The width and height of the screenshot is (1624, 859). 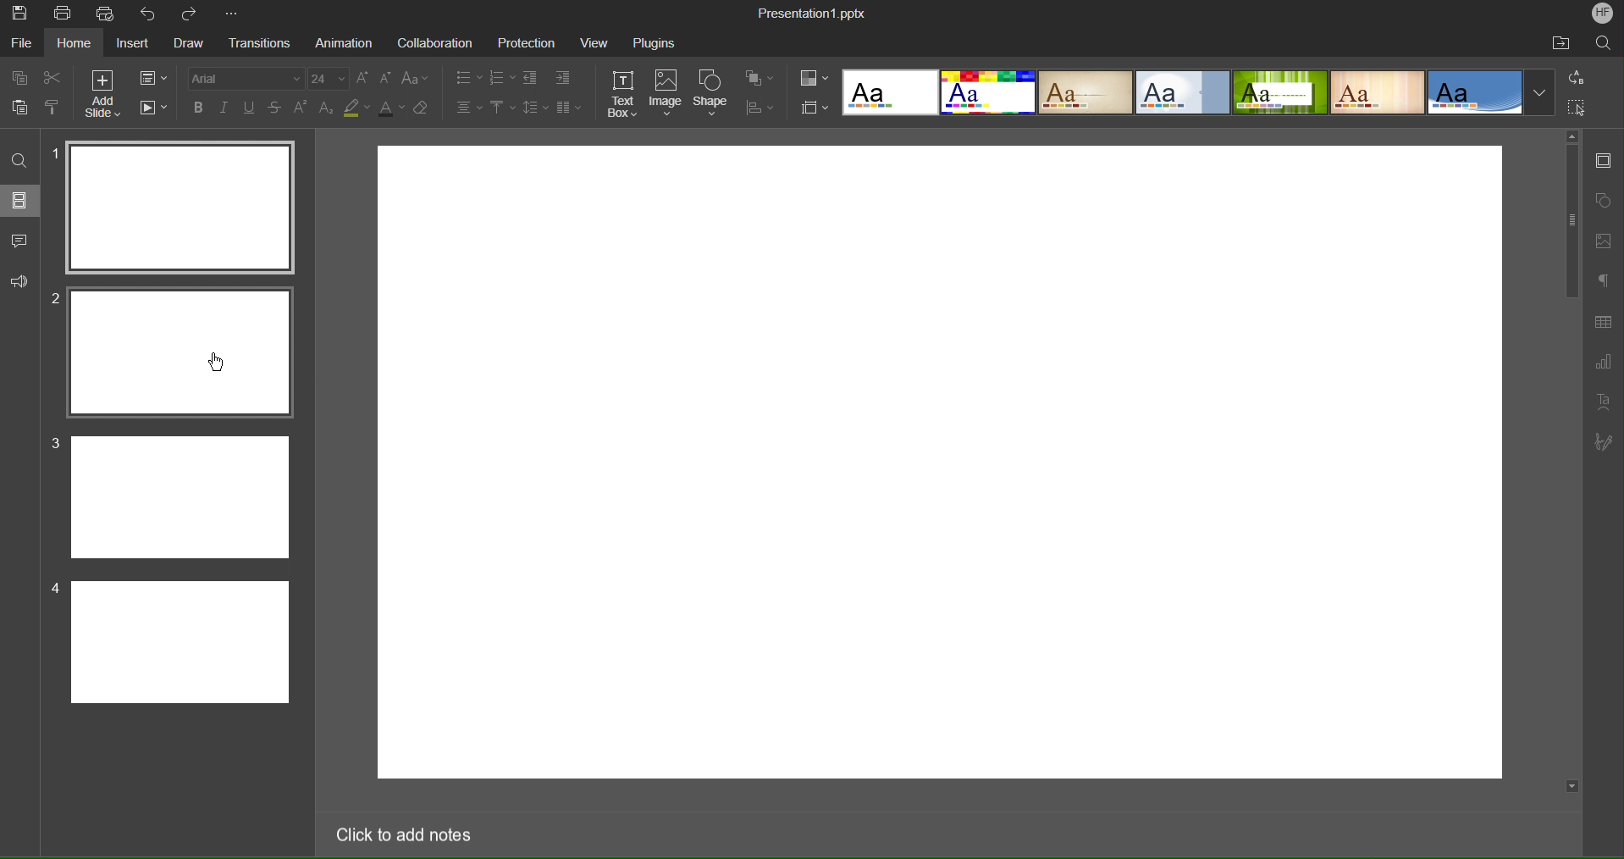 I want to click on paste, so click(x=24, y=108).